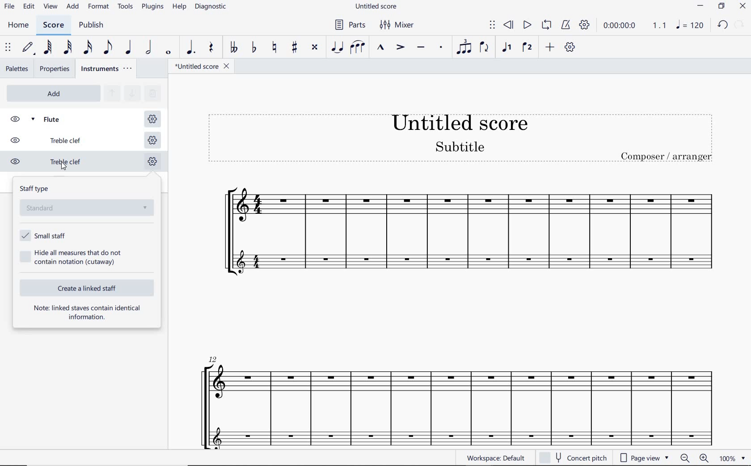  What do you see at coordinates (169, 54) in the screenshot?
I see `WHOLE NOTE` at bounding box center [169, 54].